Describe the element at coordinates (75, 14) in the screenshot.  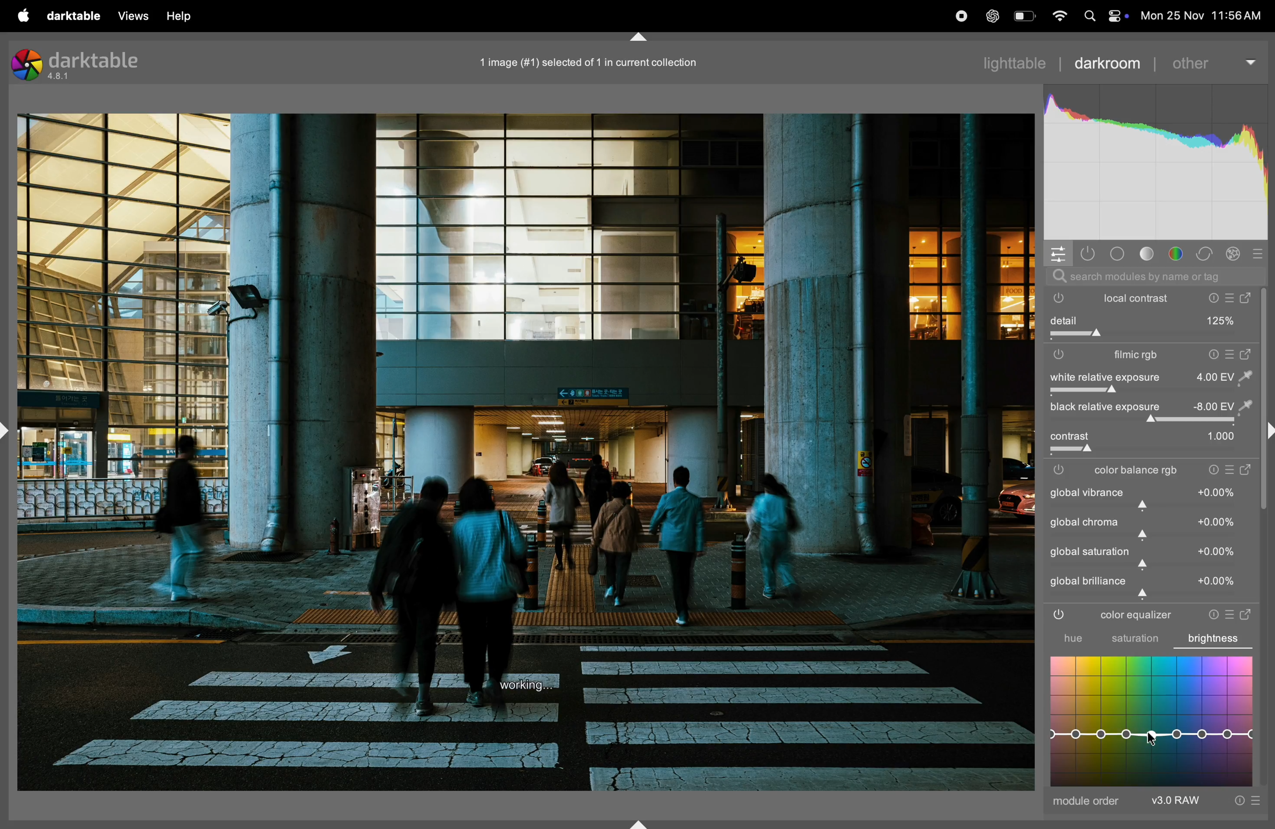
I see `darktable menu` at that location.